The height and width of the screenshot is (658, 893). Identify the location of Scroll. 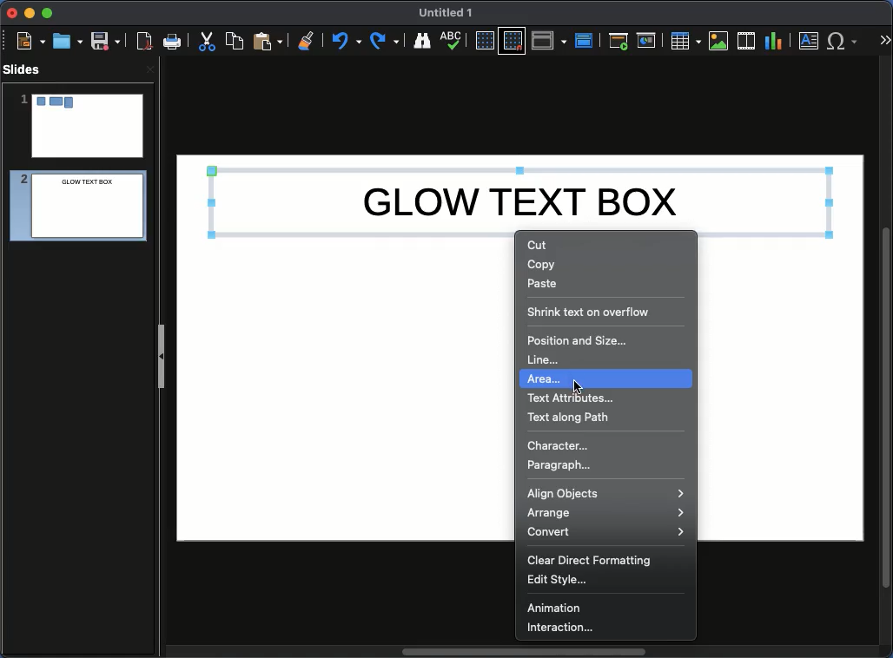
(888, 359).